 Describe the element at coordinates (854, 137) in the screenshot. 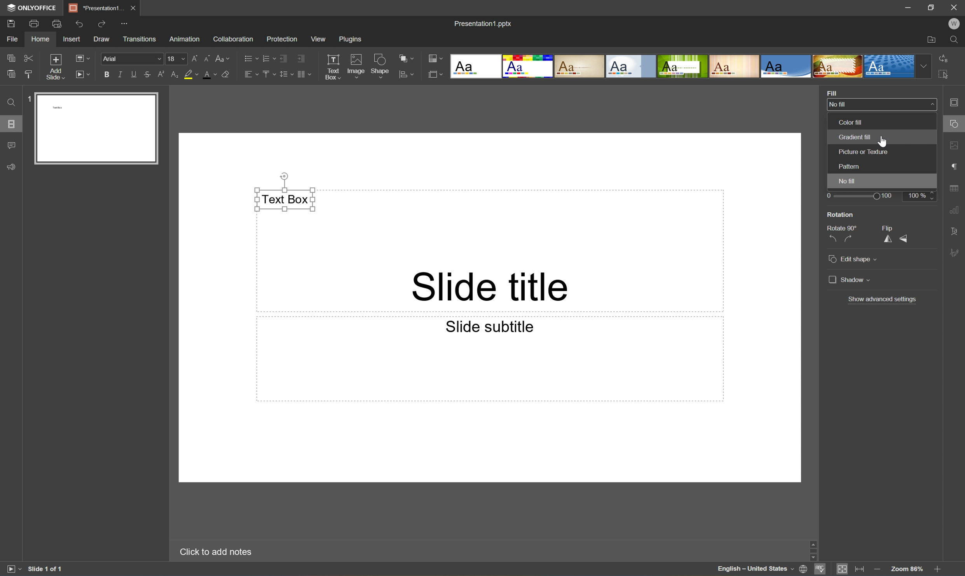

I see `Gradient fill` at that location.